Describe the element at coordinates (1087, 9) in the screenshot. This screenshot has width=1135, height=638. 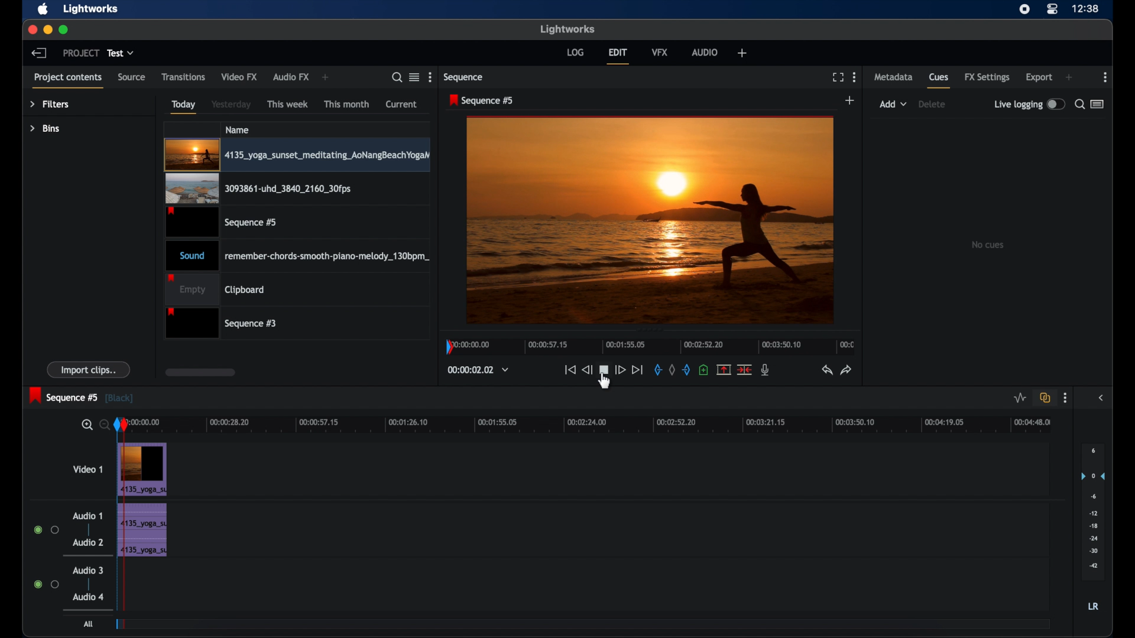
I see `time` at that location.